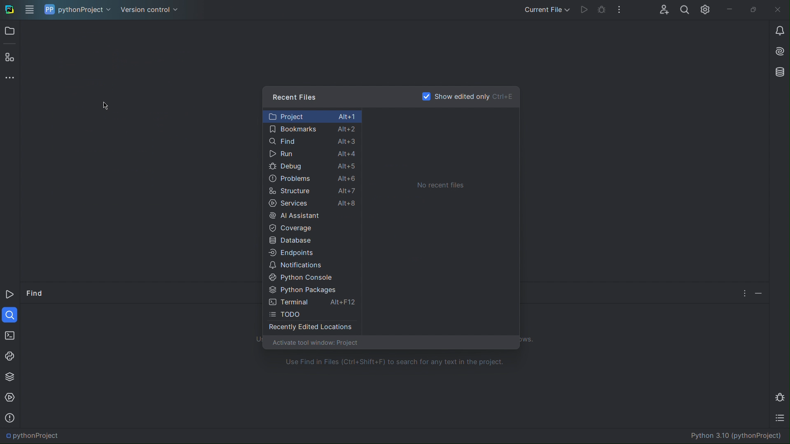 This screenshot has height=444, width=790. Describe the element at coordinates (315, 344) in the screenshot. I see `Activate tool window: Project` at that location.